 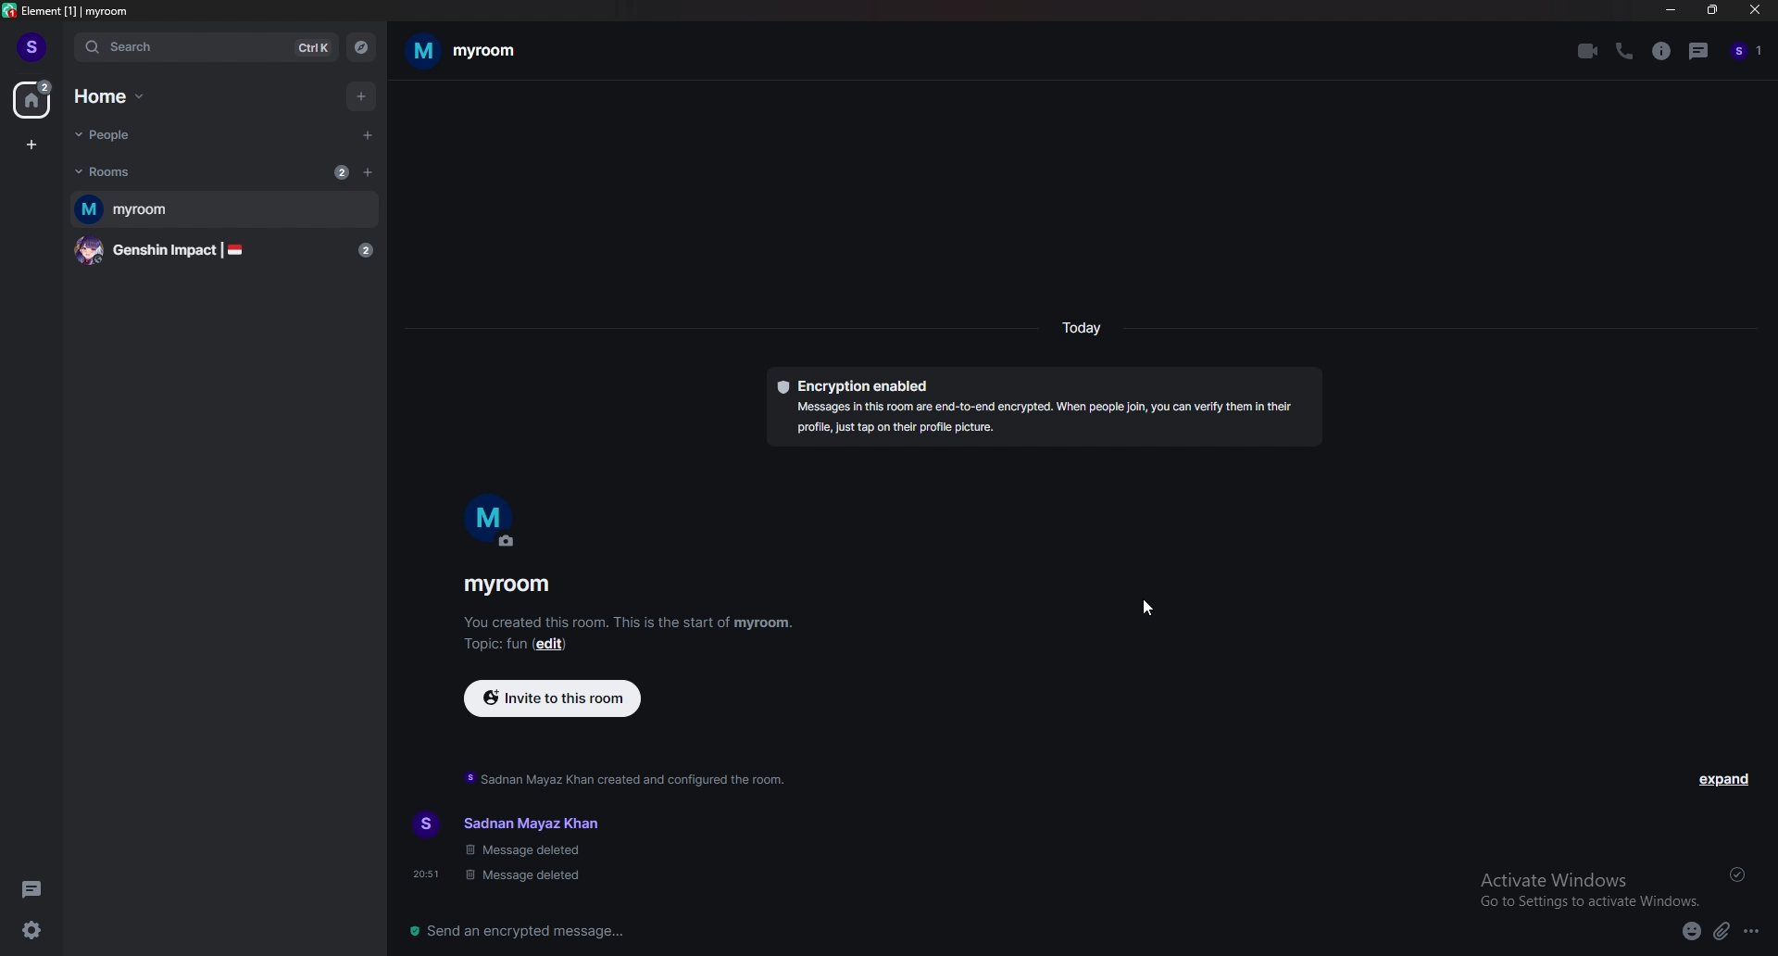 I want to click on home, so click(x=34, y=99).